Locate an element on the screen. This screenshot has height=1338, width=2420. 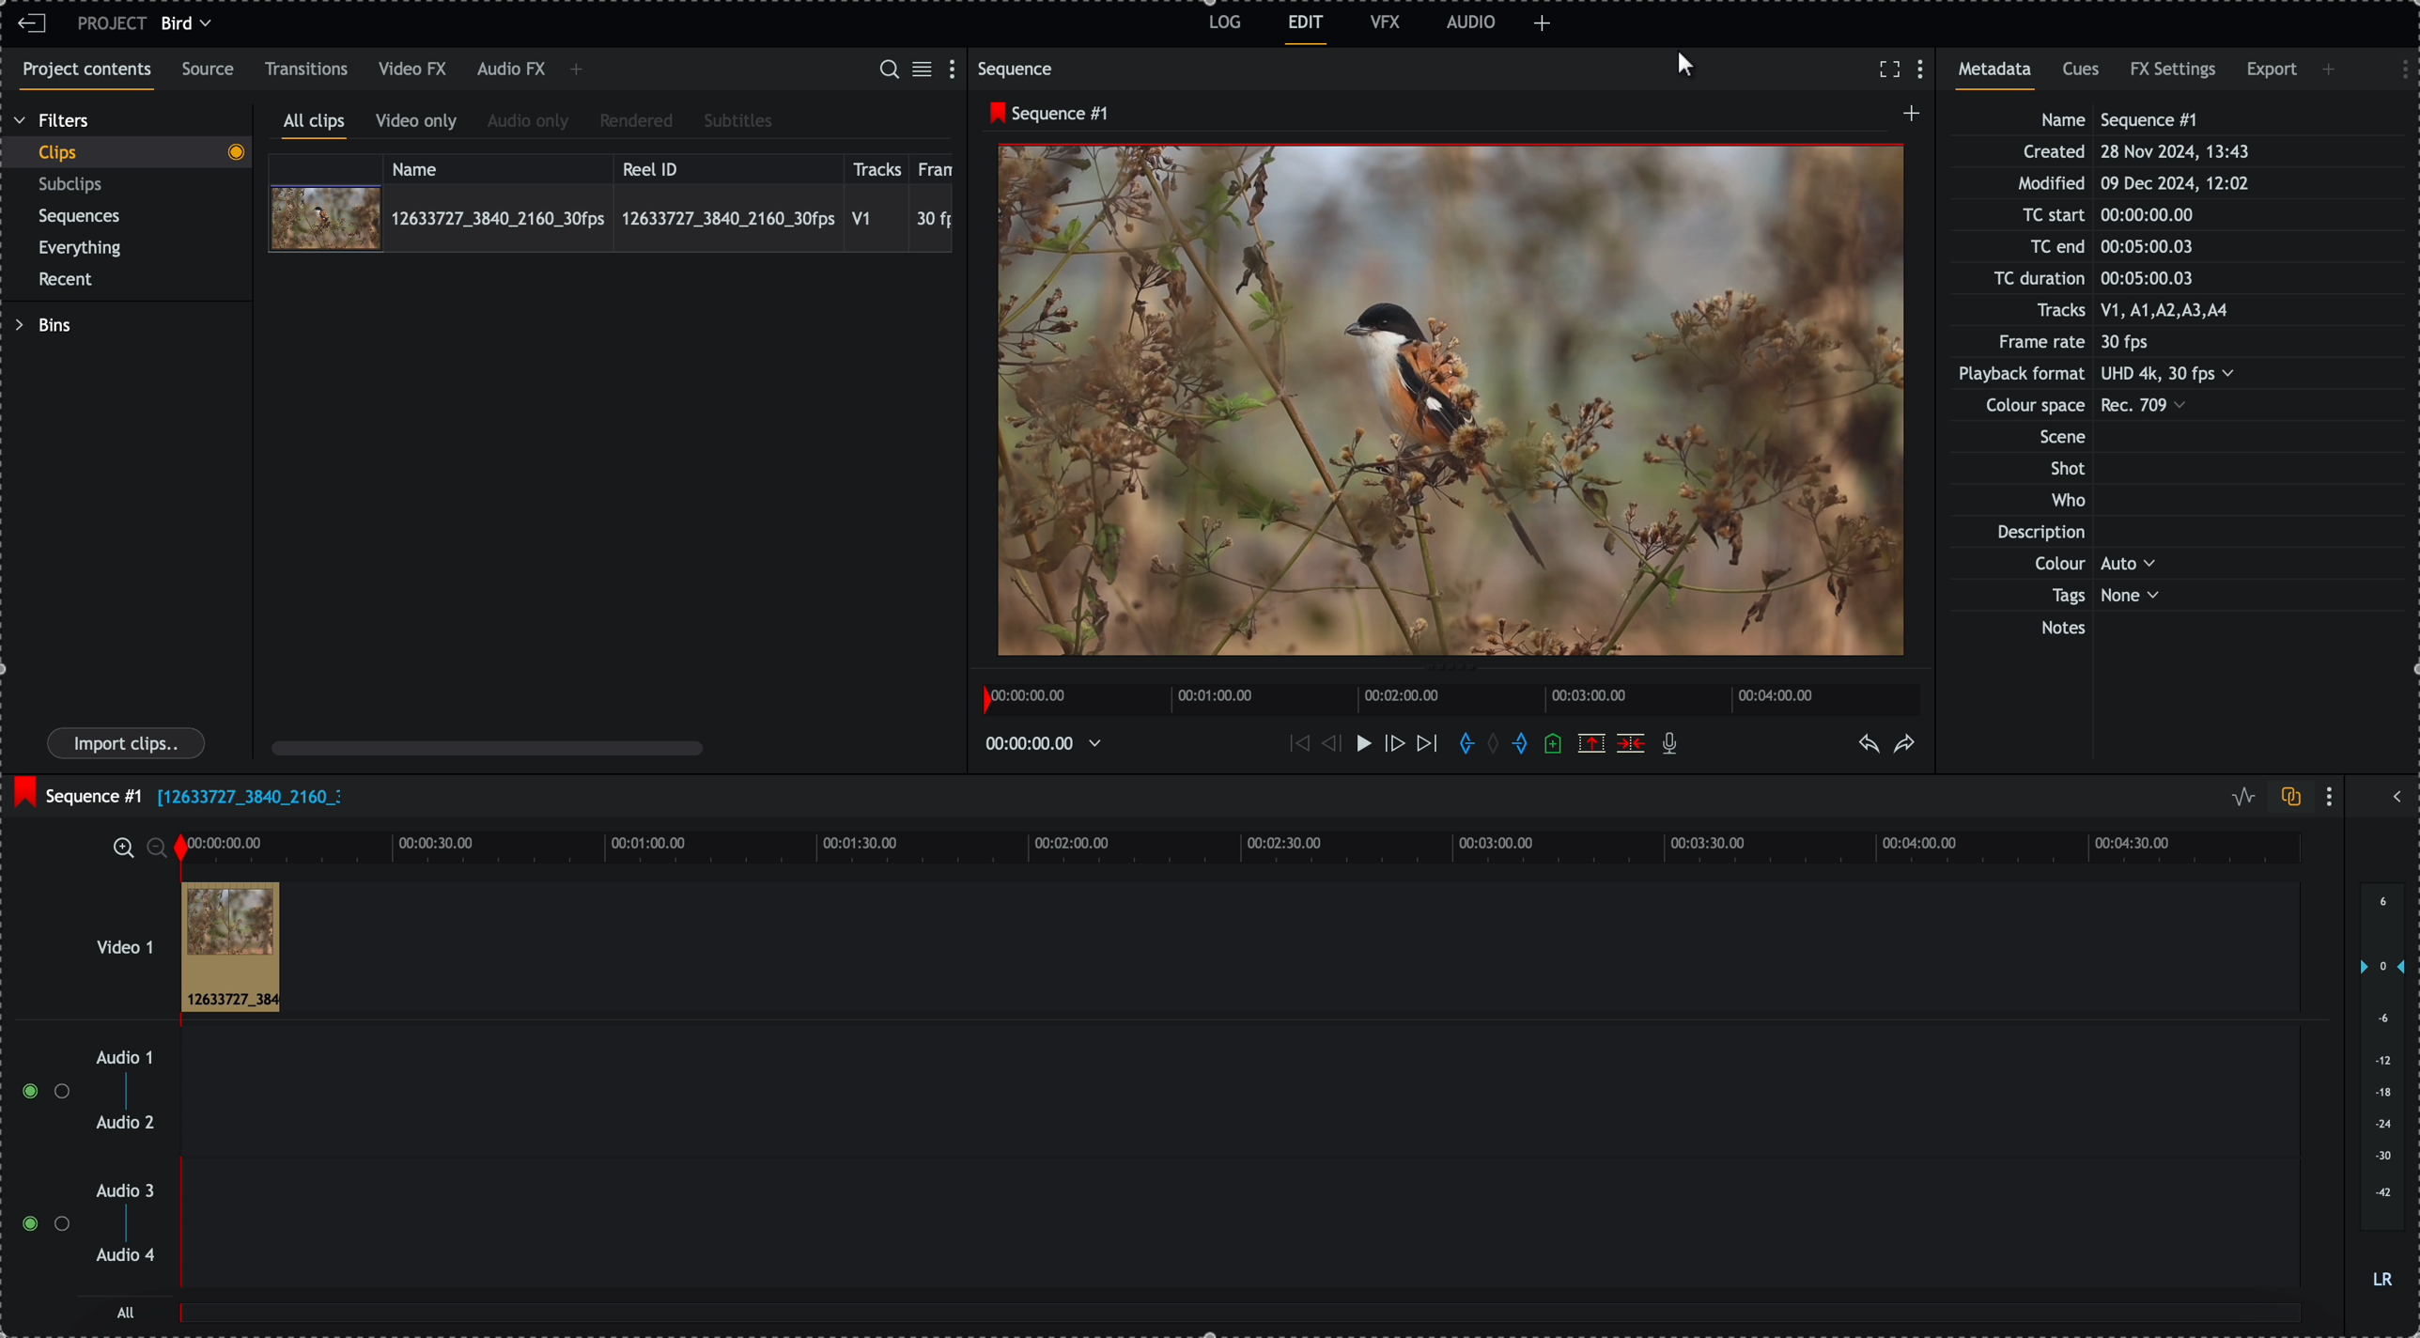
tracks is located at coordinates (877, 166).